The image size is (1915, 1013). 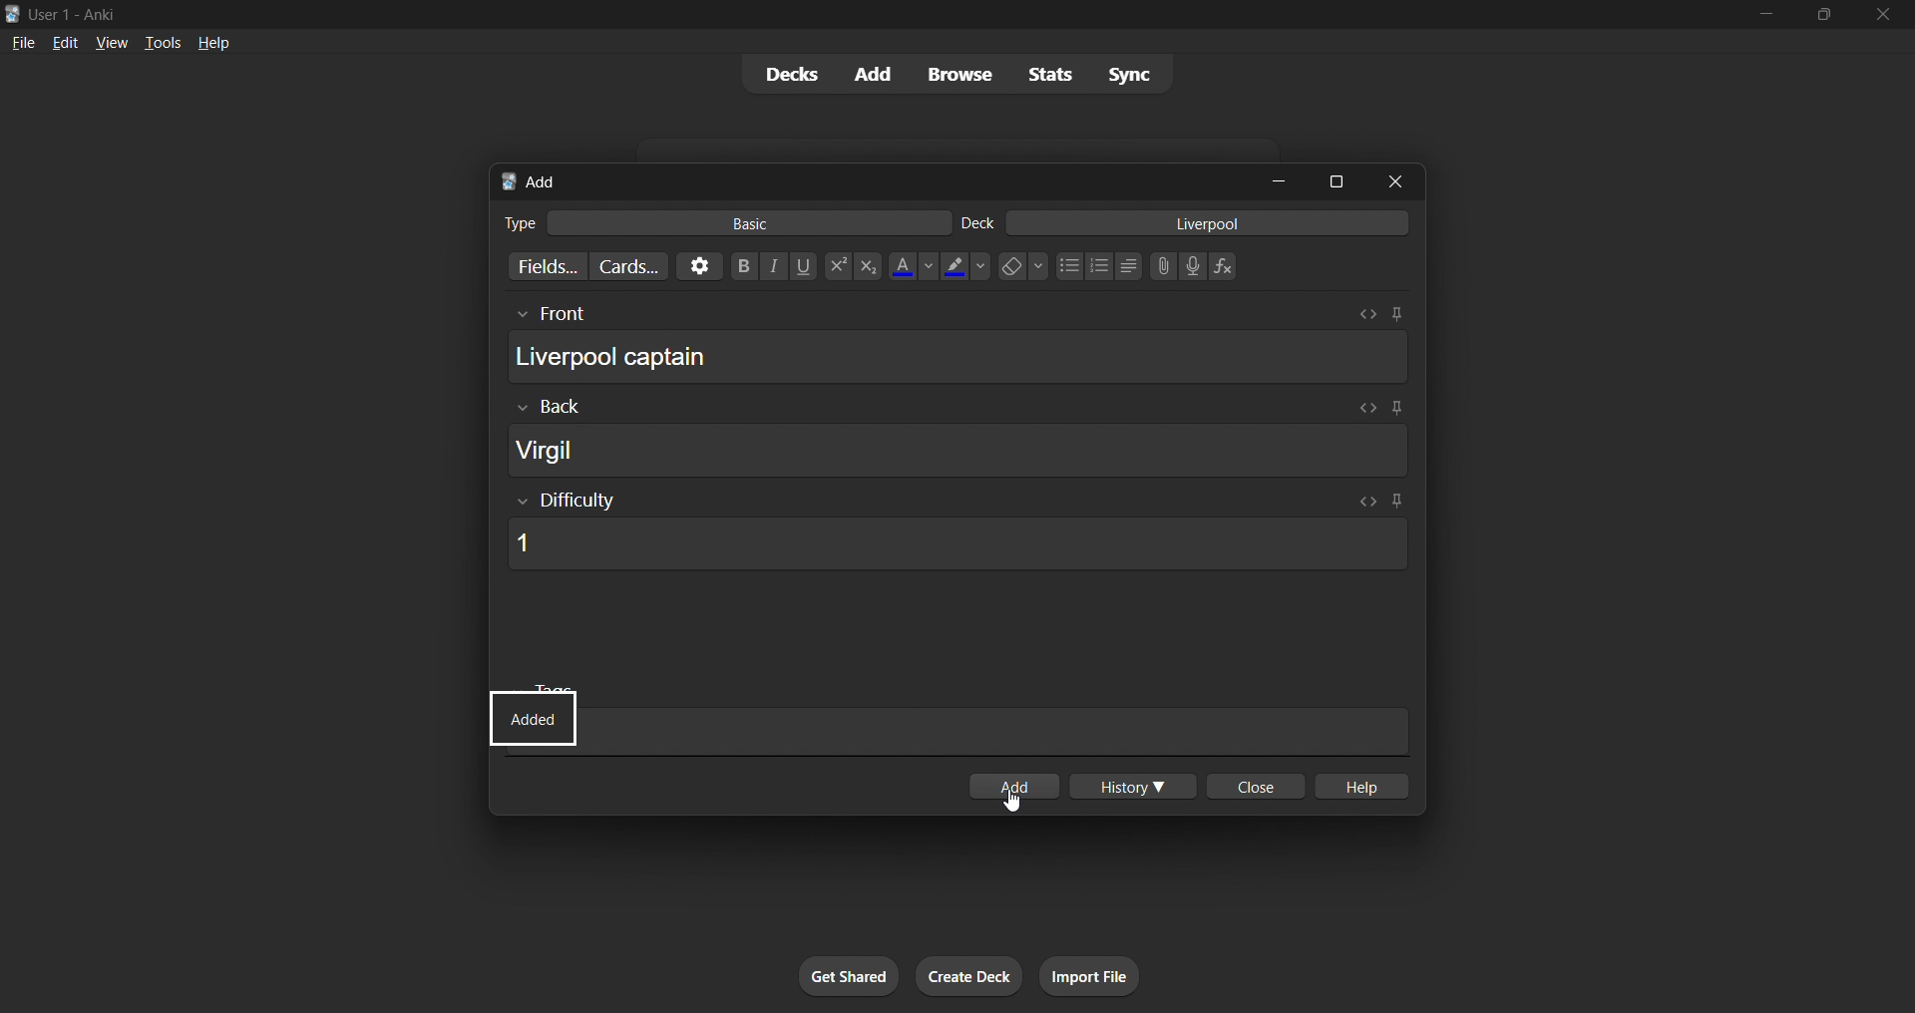 What do you see at coordinates (838, 266) in the screenshot?
I see `Superscript` at bounding box center [838, 266].